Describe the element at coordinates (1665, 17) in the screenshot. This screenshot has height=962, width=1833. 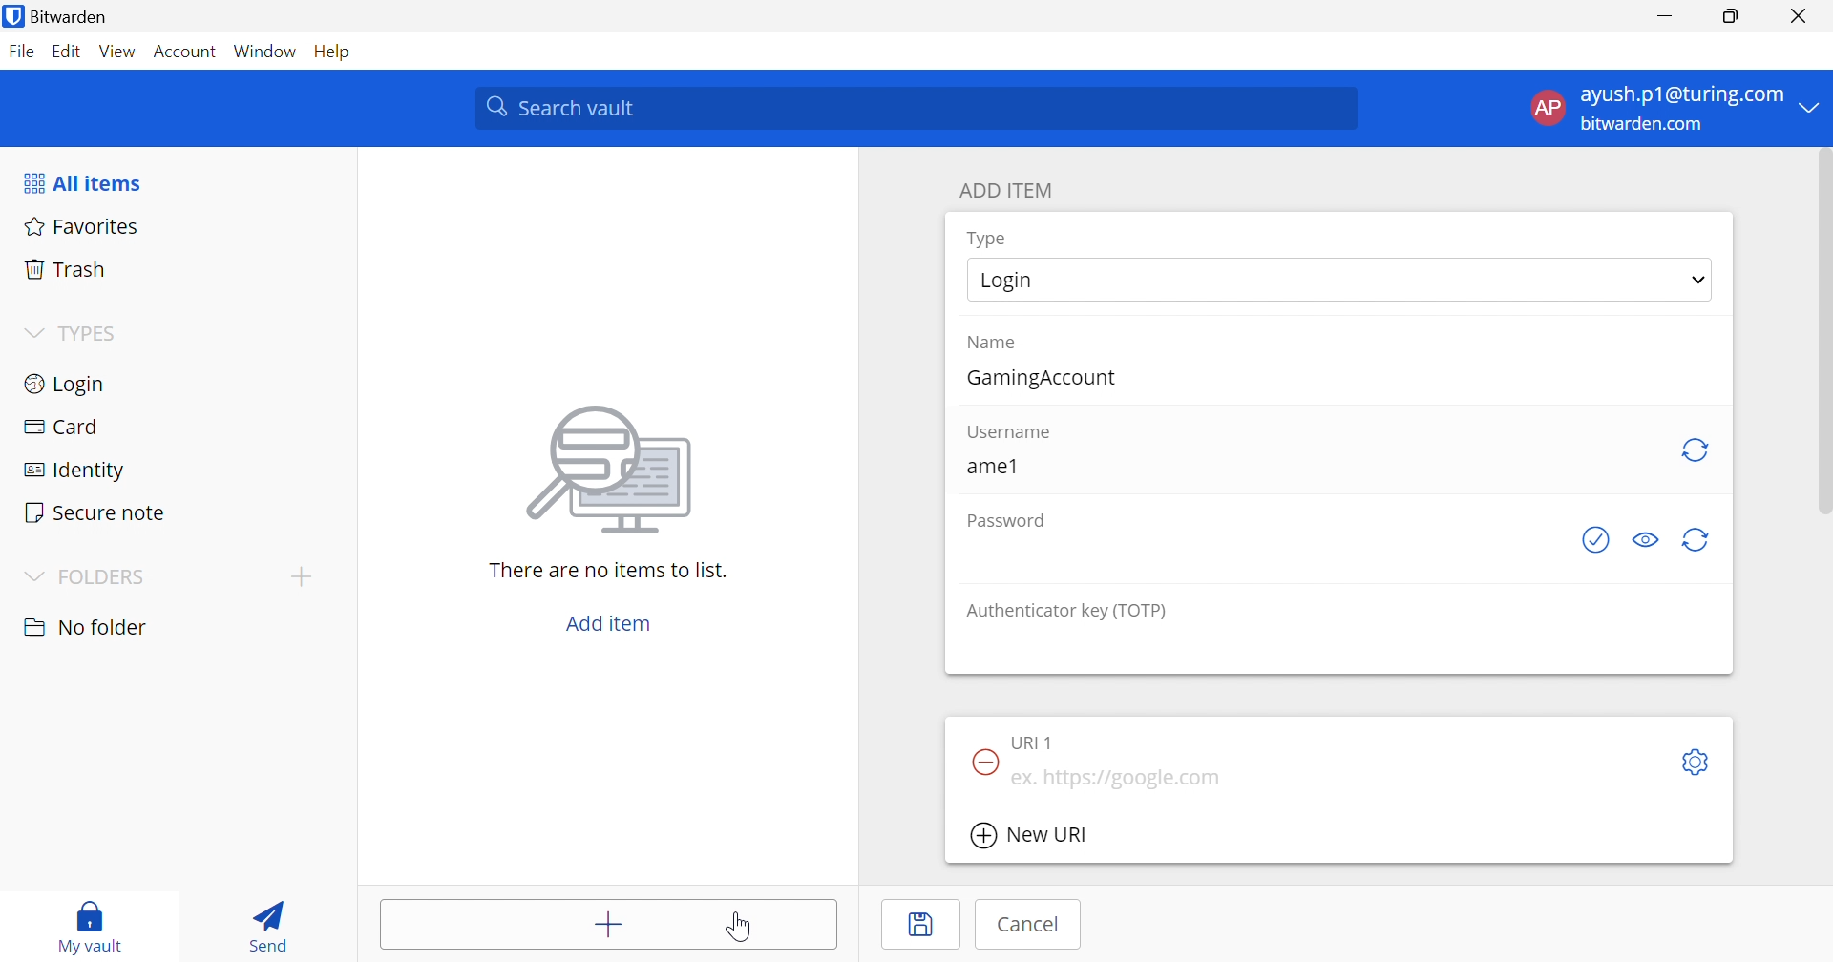
I see `Minimize` at that location.